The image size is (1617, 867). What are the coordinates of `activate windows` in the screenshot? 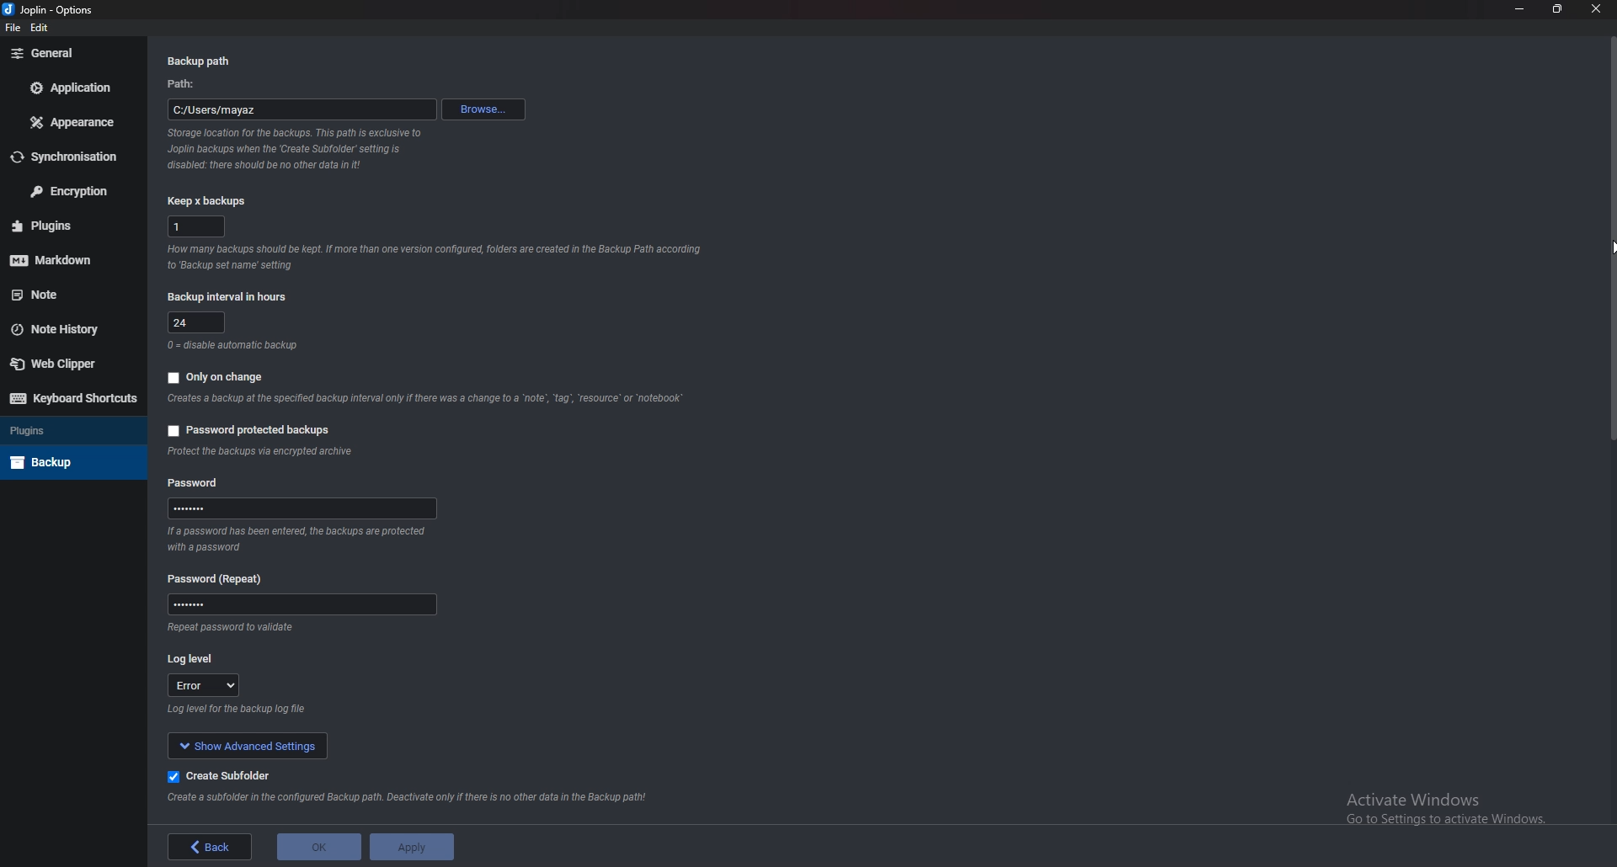 It's located at (1454, 805).